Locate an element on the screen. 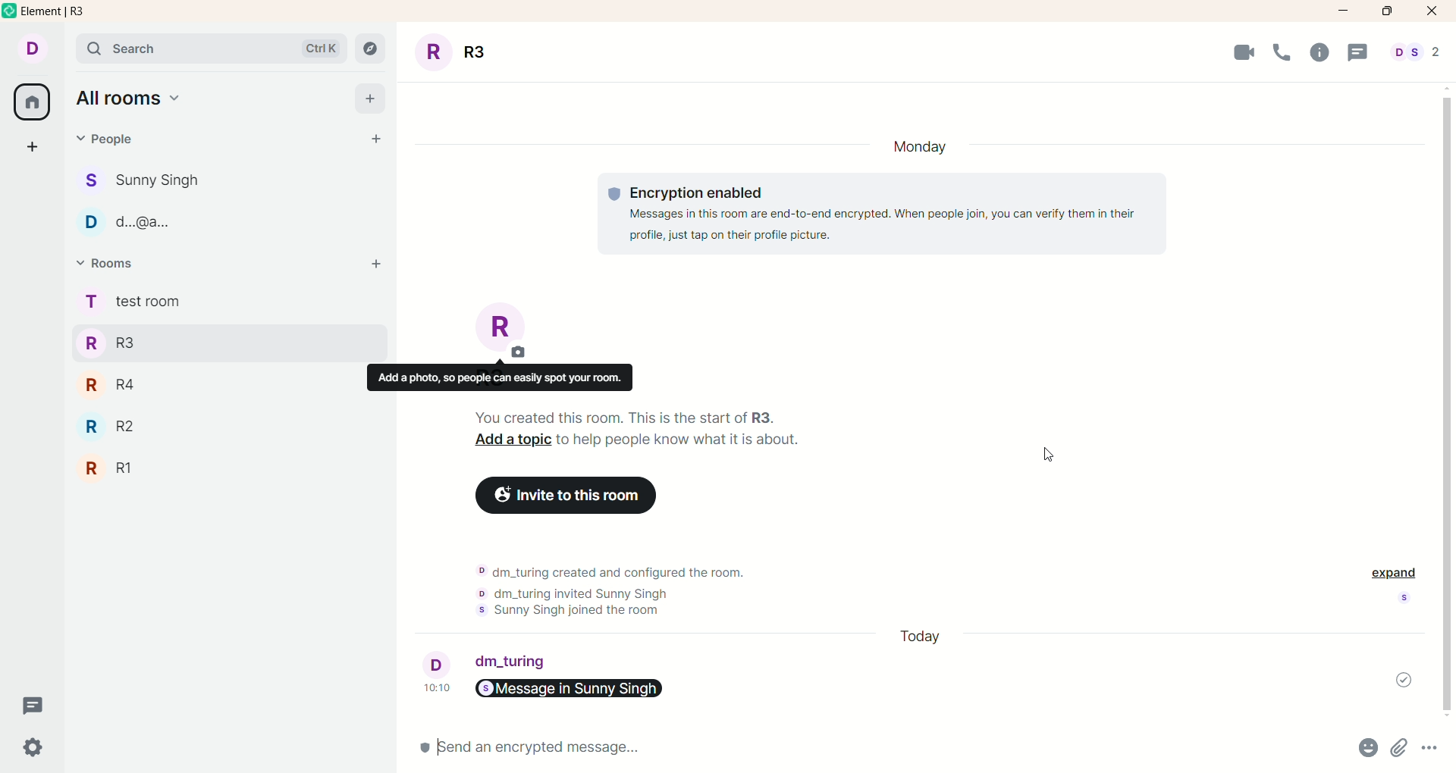 The height and width of the screenshot is (773, 1456). maximize is located at coordinates (1385, 11).